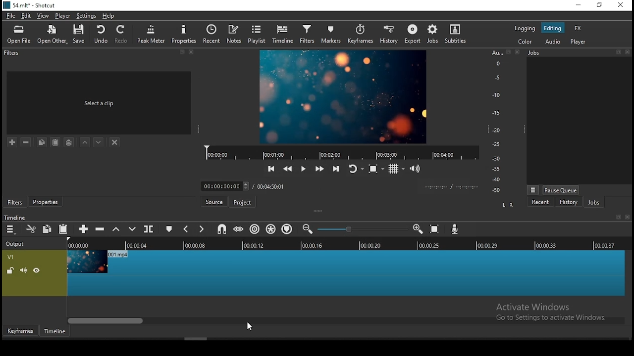  I want to click on 00:00:33, so click(546, 245).